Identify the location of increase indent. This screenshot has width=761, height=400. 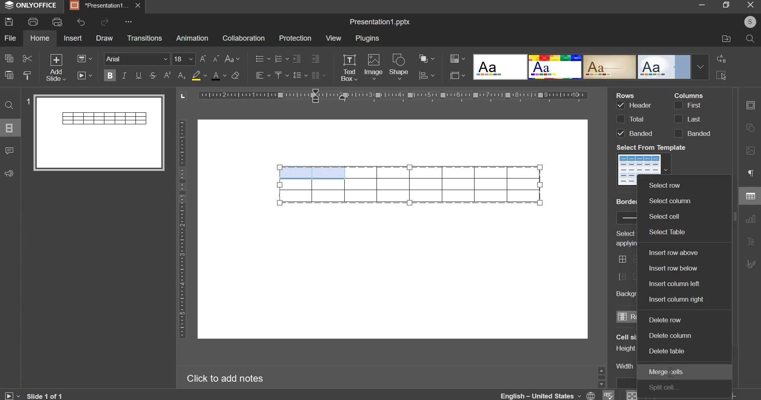
(316, 58).